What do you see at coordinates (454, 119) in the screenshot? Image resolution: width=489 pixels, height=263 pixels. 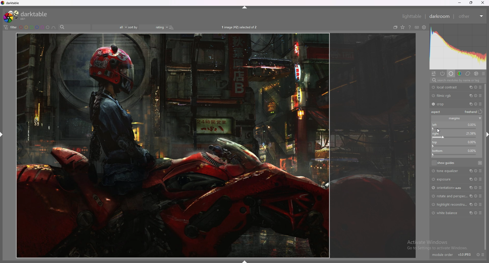 I see `margins` at bounding box center [454, 119].